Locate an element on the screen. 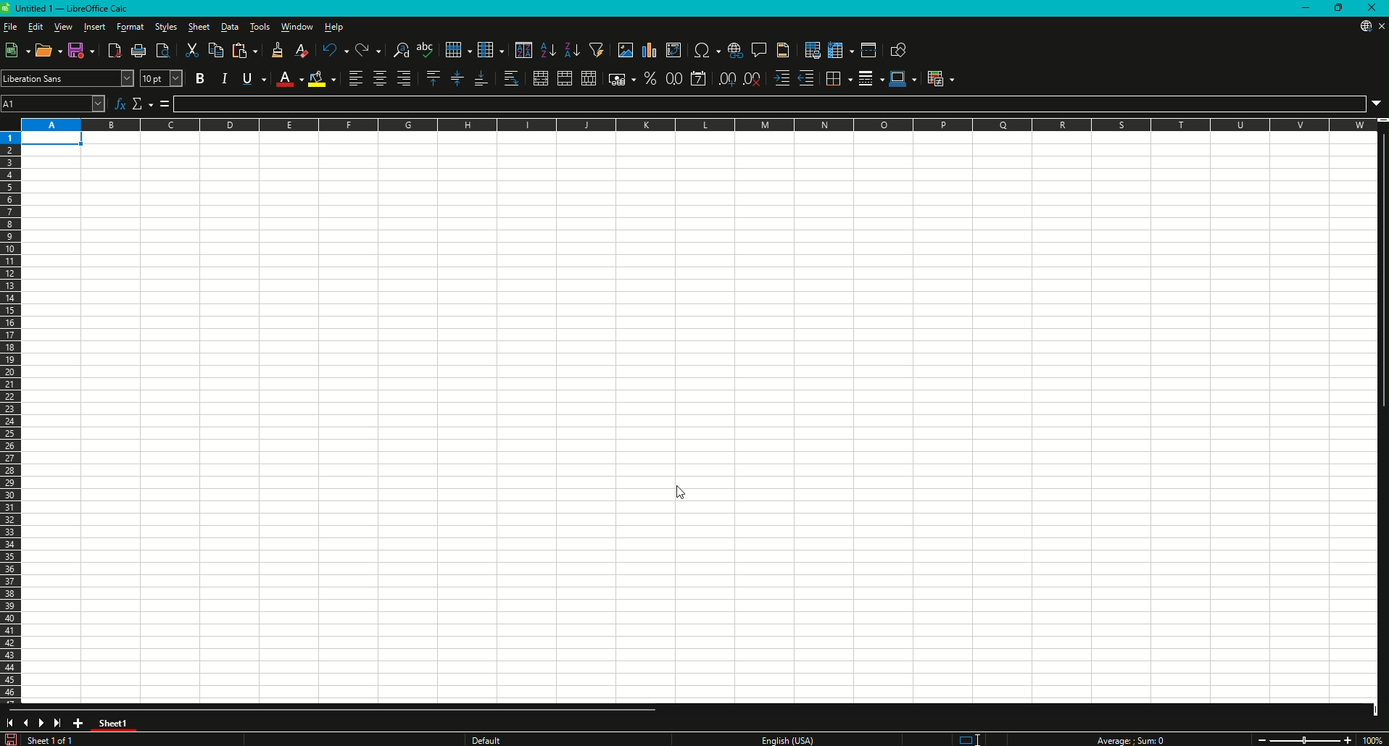 The height and width of the screenshot is (746, 1389). Column names is located at coordinates (698, 125).